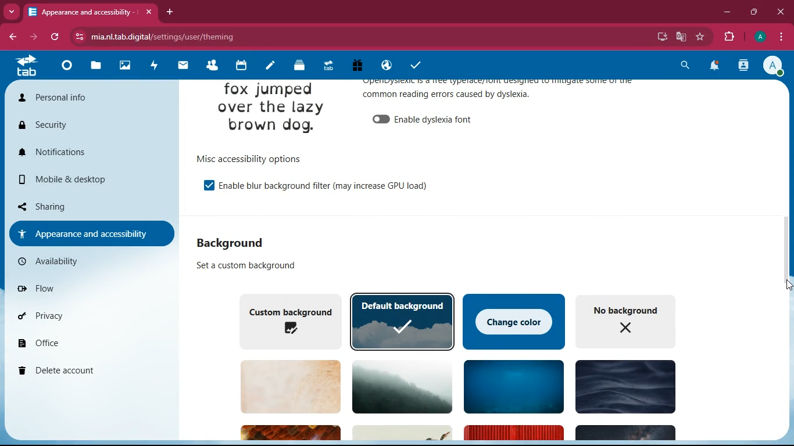 This screenshot has width=794, height=446. I want to click on office, so click(88, 342).